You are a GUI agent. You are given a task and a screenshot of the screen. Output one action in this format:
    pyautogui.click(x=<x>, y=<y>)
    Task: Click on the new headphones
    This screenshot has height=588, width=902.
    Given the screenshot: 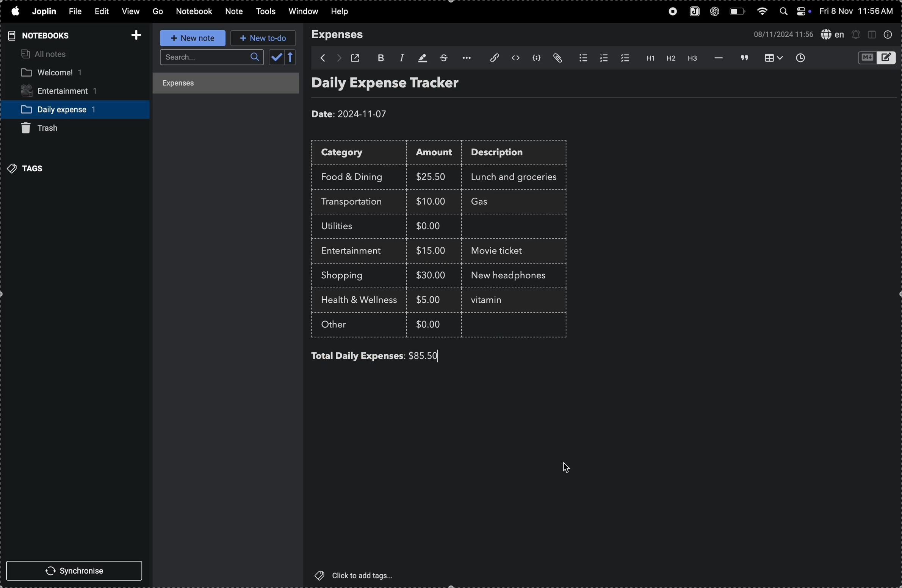 What is the action you would take?
    pyautogui.click(x=506, y=275)
    